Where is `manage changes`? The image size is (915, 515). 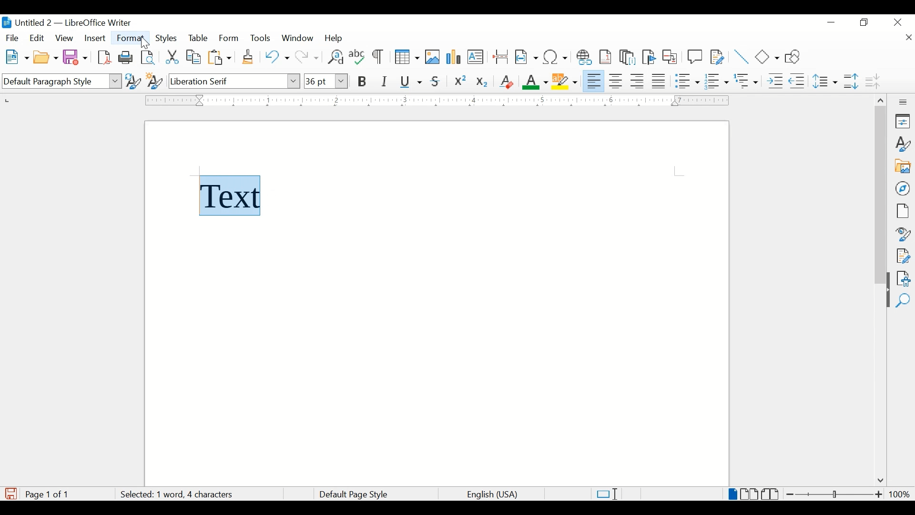 manage changes is located at coordinates (903, 256).